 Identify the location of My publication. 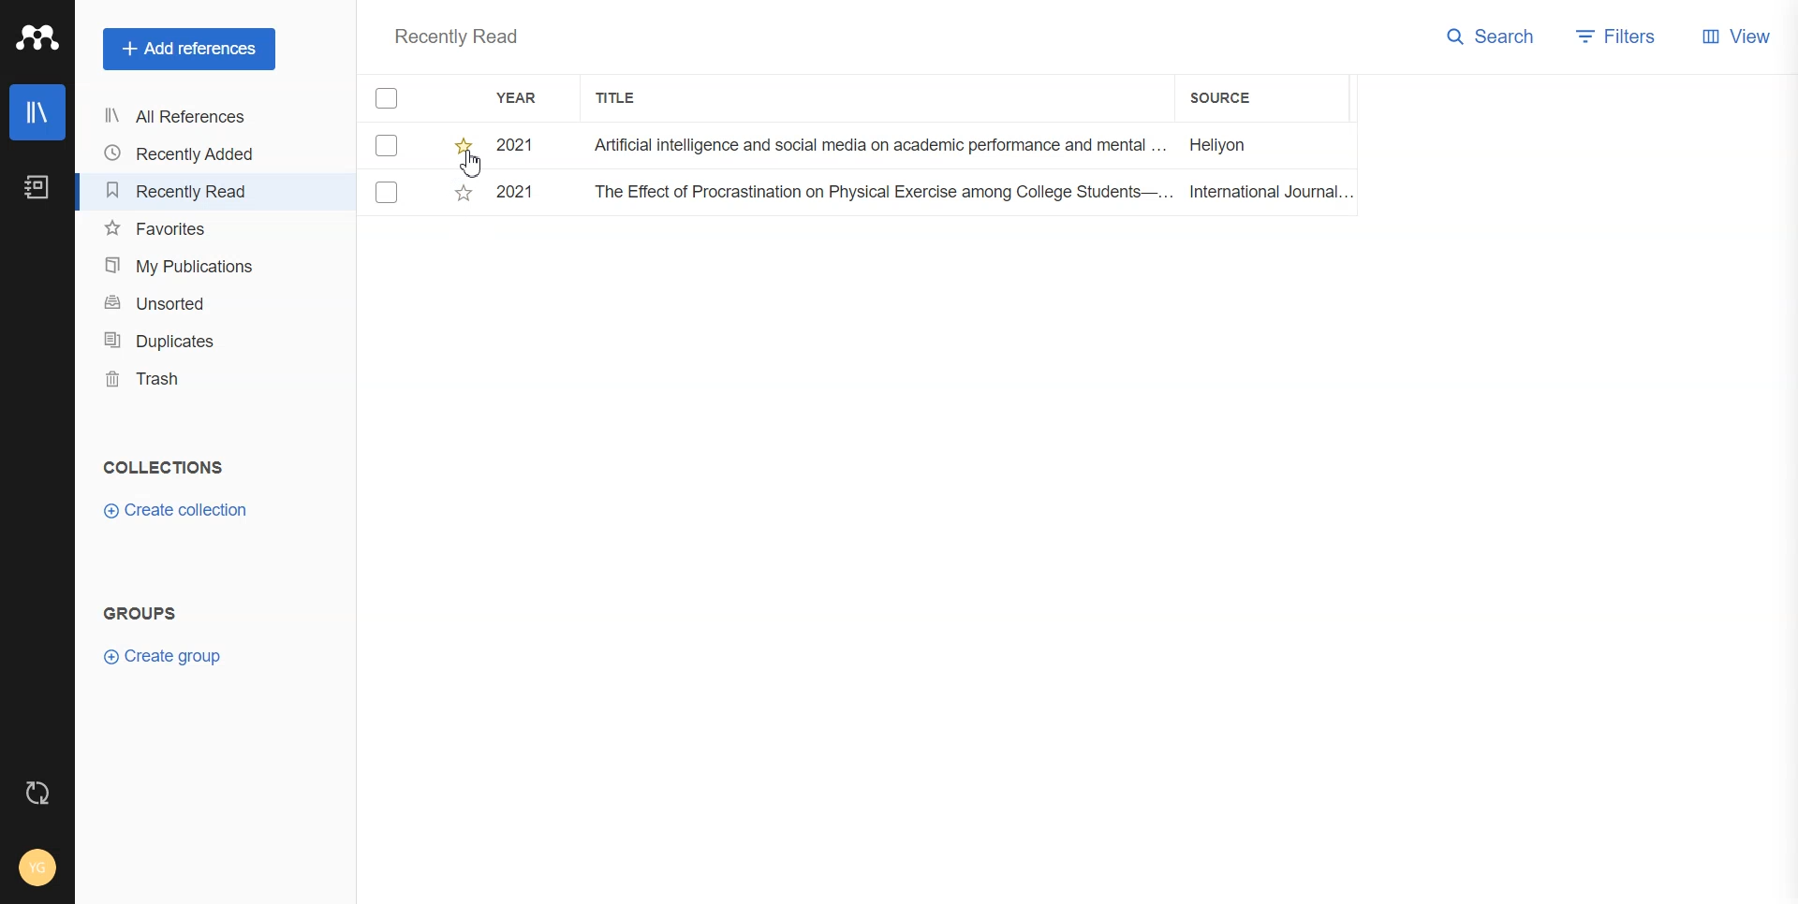
(186, 265).